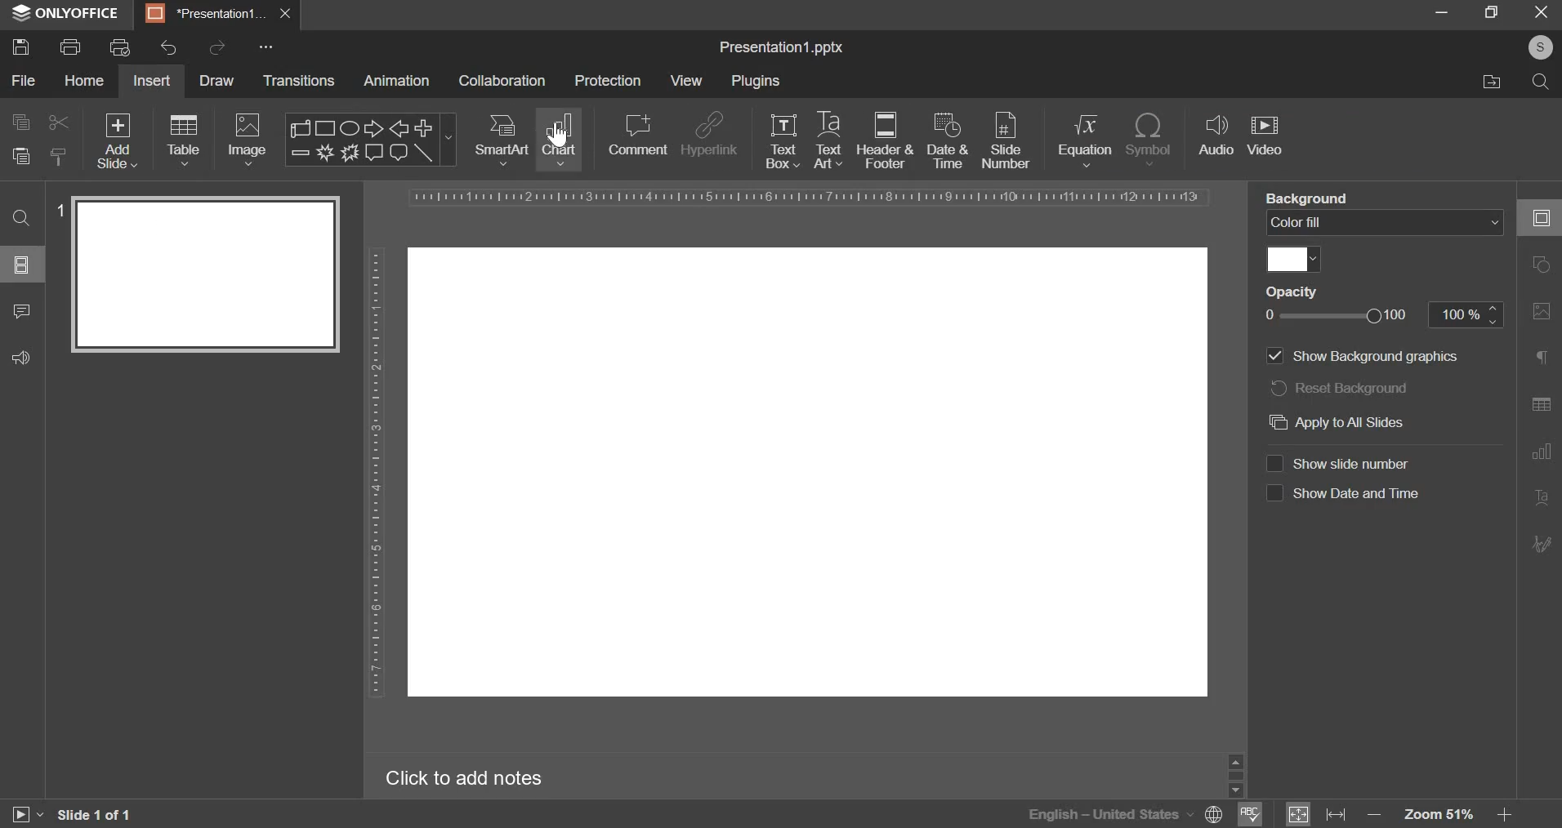 This screenshot has height=828, width=1562. I want to click on image settings, so click(1541, 314).